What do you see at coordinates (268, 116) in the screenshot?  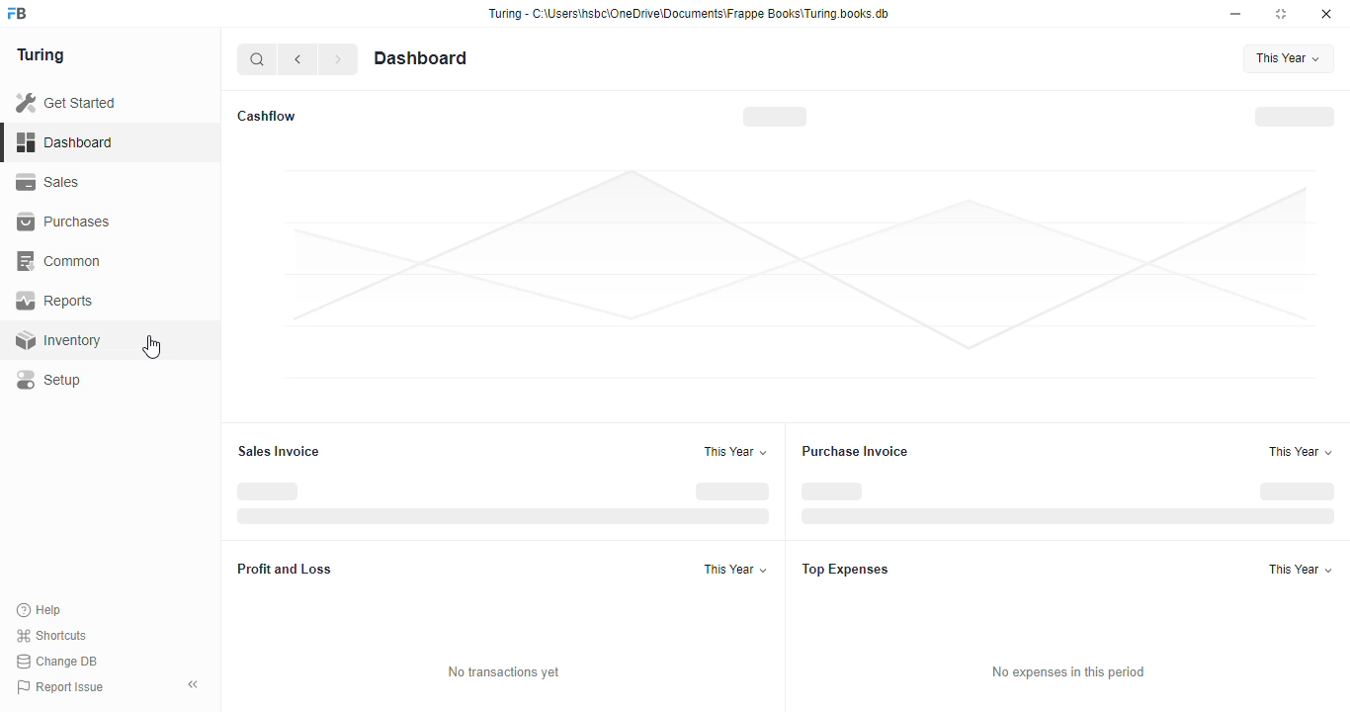 I see `cashflow` at bounding box center [268, 116].